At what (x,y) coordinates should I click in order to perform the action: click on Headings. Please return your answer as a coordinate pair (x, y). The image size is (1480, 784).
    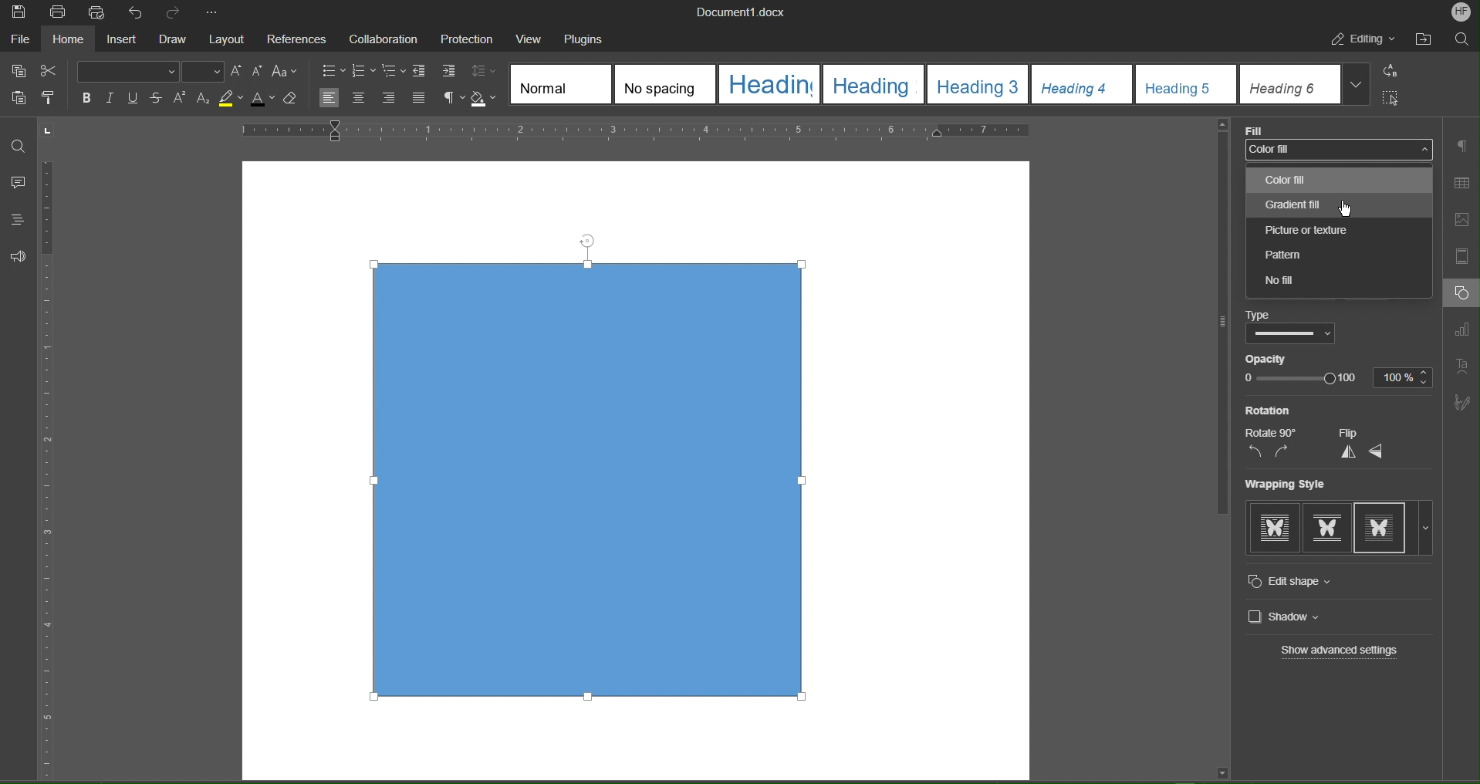
    Looking at the image, I should click on (19, 220).